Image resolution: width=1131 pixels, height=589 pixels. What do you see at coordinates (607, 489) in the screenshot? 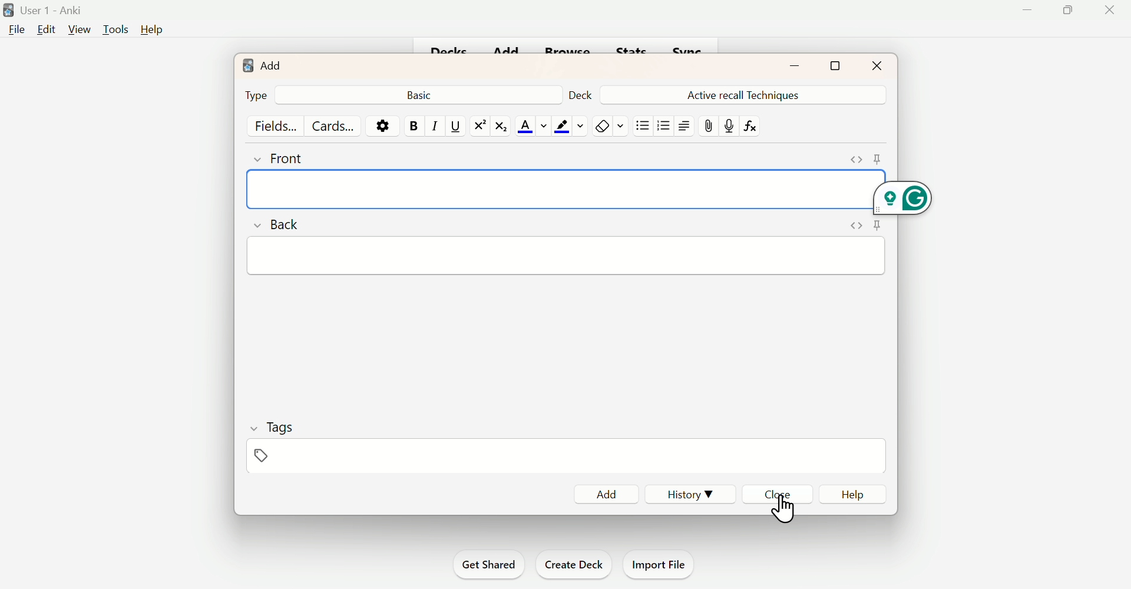
I see `Add` at bounding box center [607, 489].